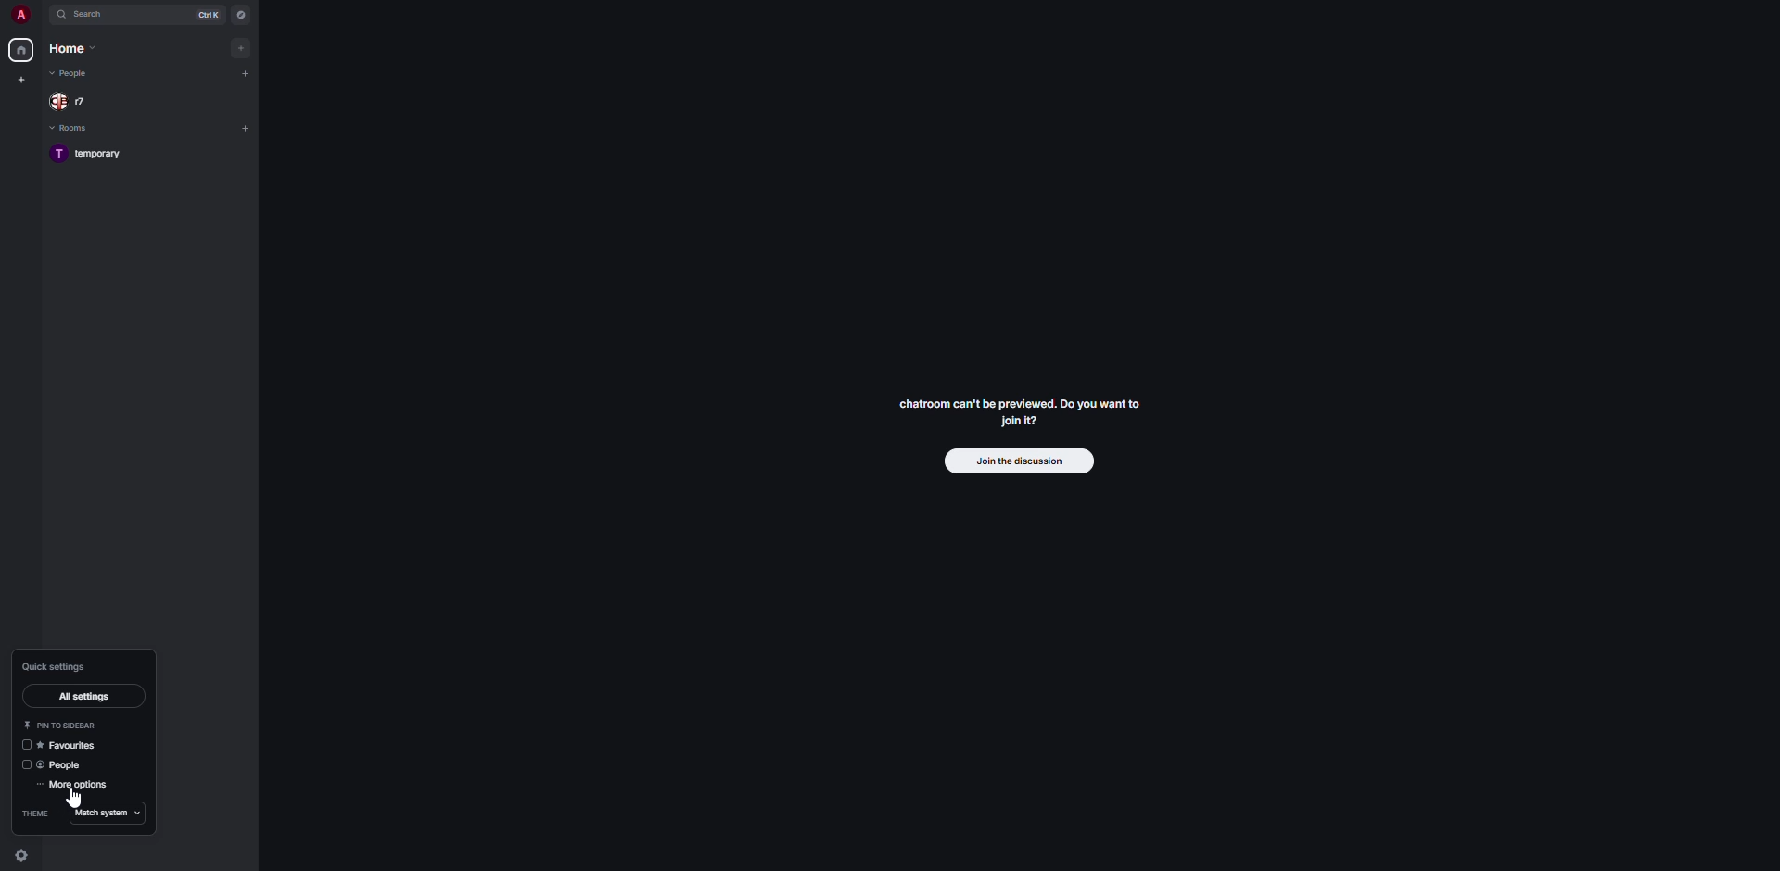  I want to click on add, so click(246, 72).